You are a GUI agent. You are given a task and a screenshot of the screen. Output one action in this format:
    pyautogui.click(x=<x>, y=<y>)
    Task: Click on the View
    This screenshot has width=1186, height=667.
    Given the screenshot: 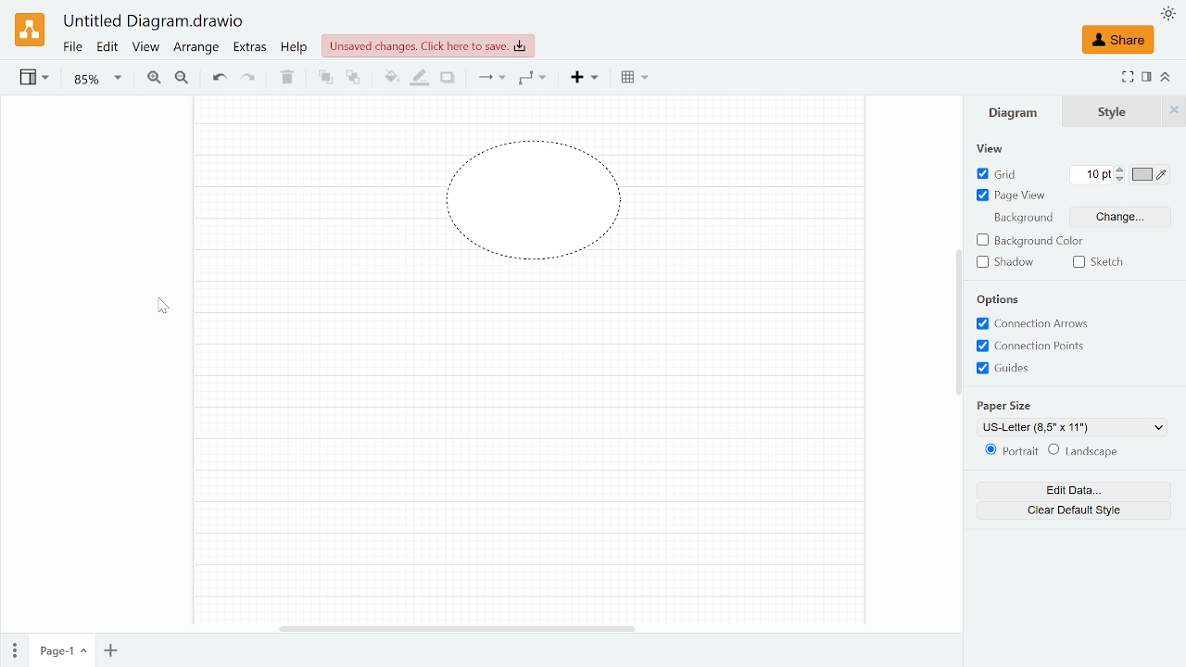 What is the action you would take?
    pyautogui.click(x=36, y=80)
    